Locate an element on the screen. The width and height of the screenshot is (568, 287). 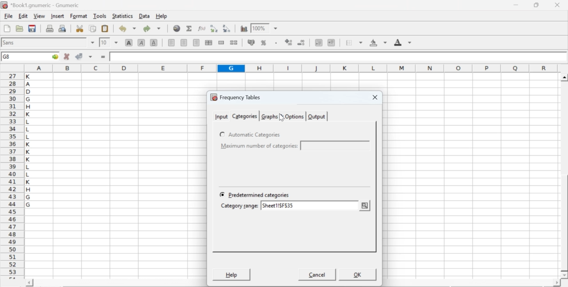
graphs & options is located at coordinates (283, 116).